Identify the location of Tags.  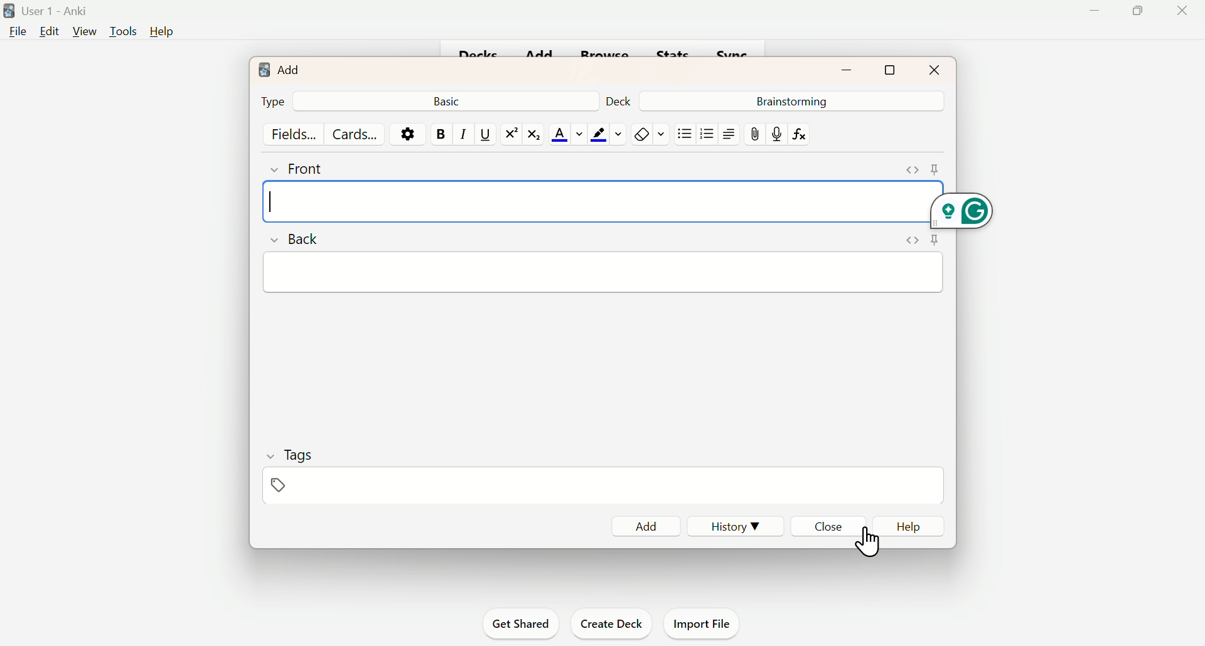
(291, 467).